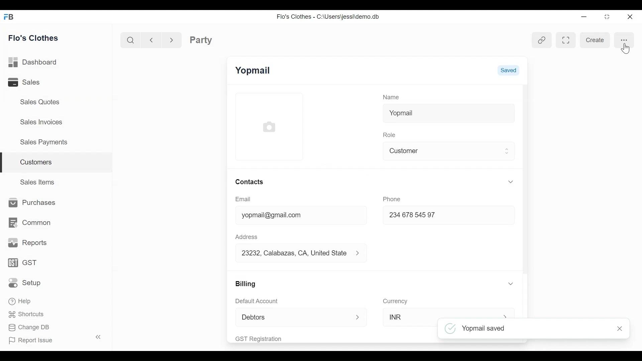  Describe the element at coordinates (511, 284) in the screenshot. I see `Expand` at that location.